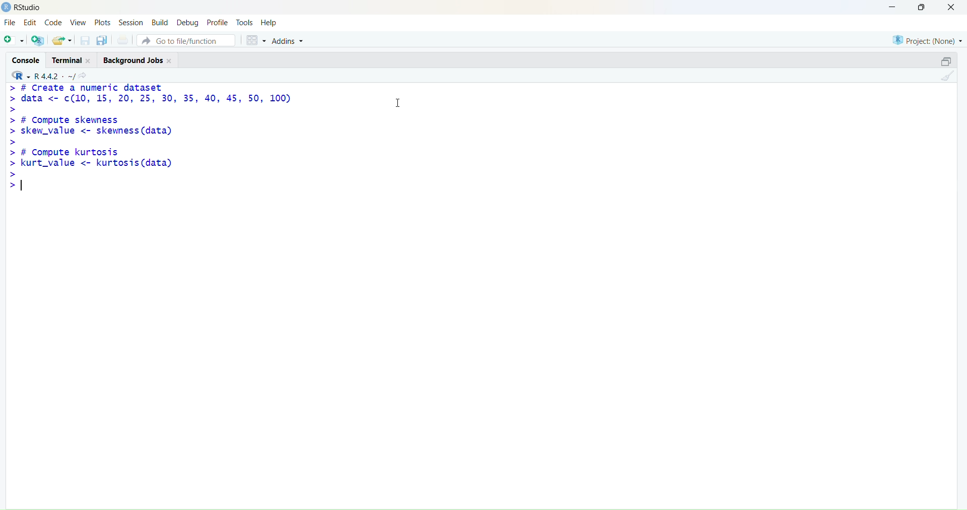 Image resolution: width=967 pixels, height=510 pixels. What do you see at coordinates (945, 80) in the screenshot?
I see `Clear Console (Ctrl + L)` at bounding box center [945, 80].